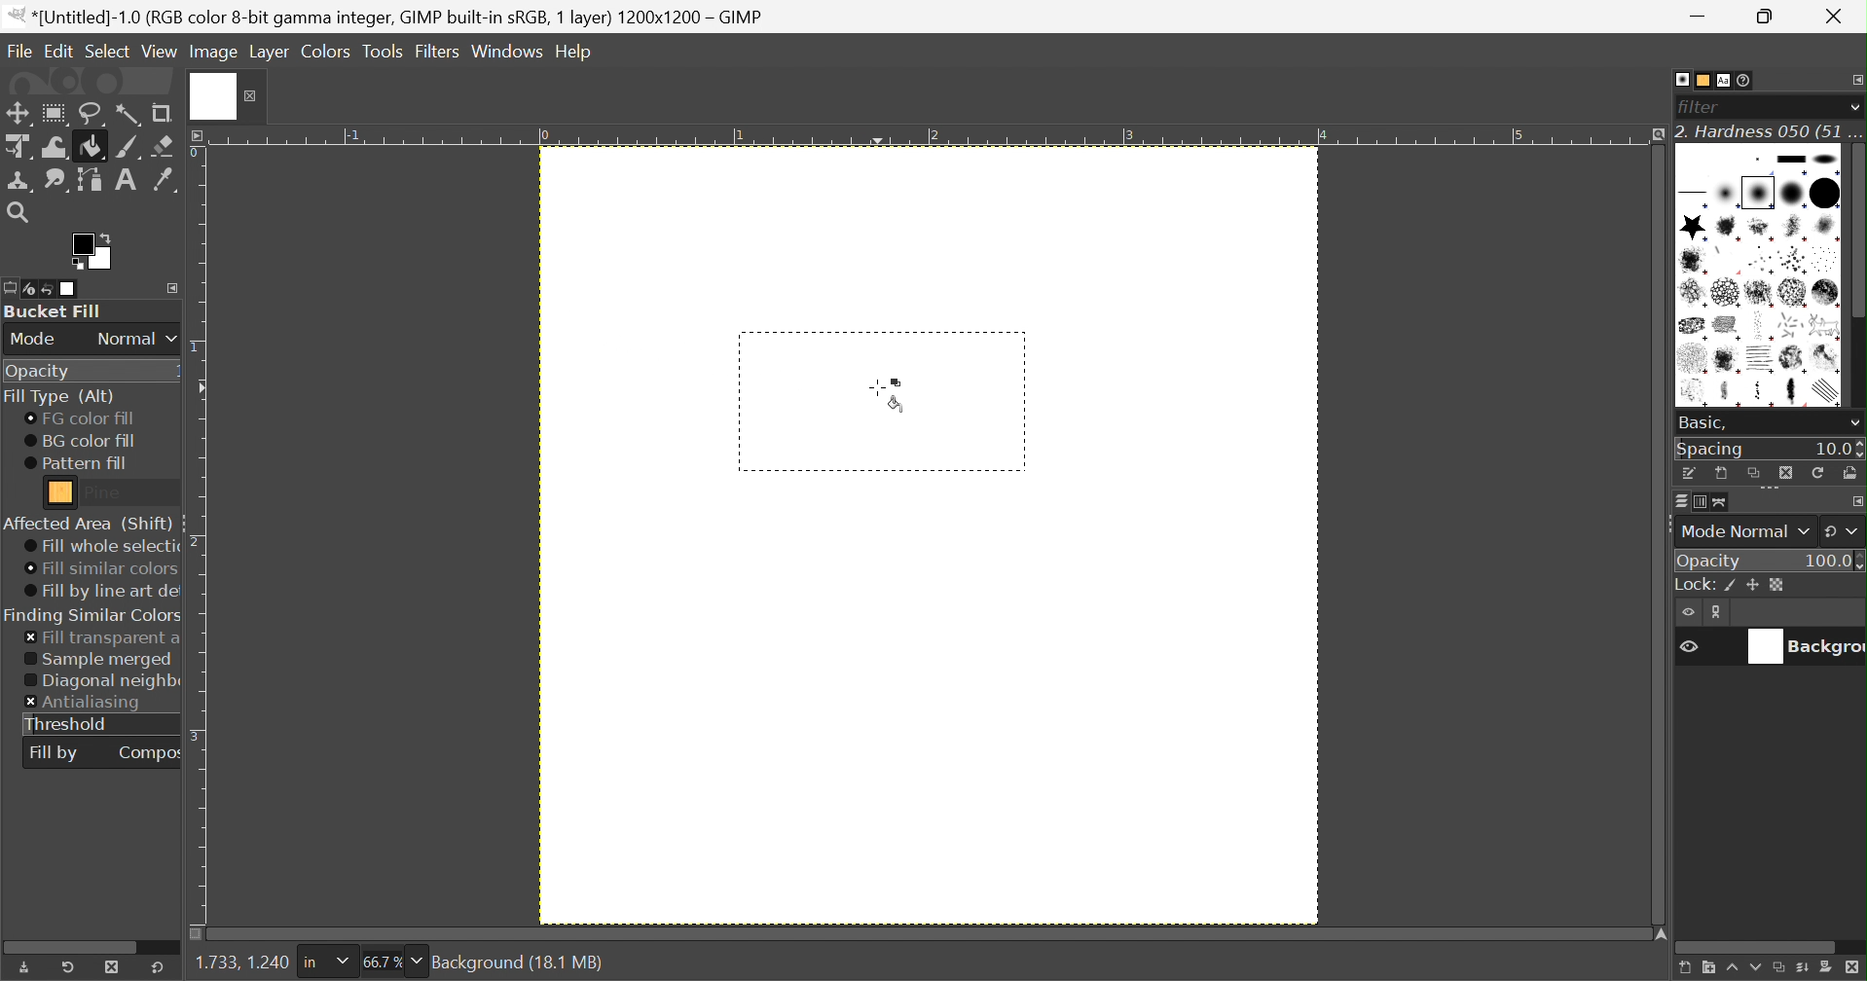 The width and height of the screenshot is (1867, 981). What do you see at coordinates (1834, 559) in the screenshot?
I see `100.0` at bounding box center [1834, 559].